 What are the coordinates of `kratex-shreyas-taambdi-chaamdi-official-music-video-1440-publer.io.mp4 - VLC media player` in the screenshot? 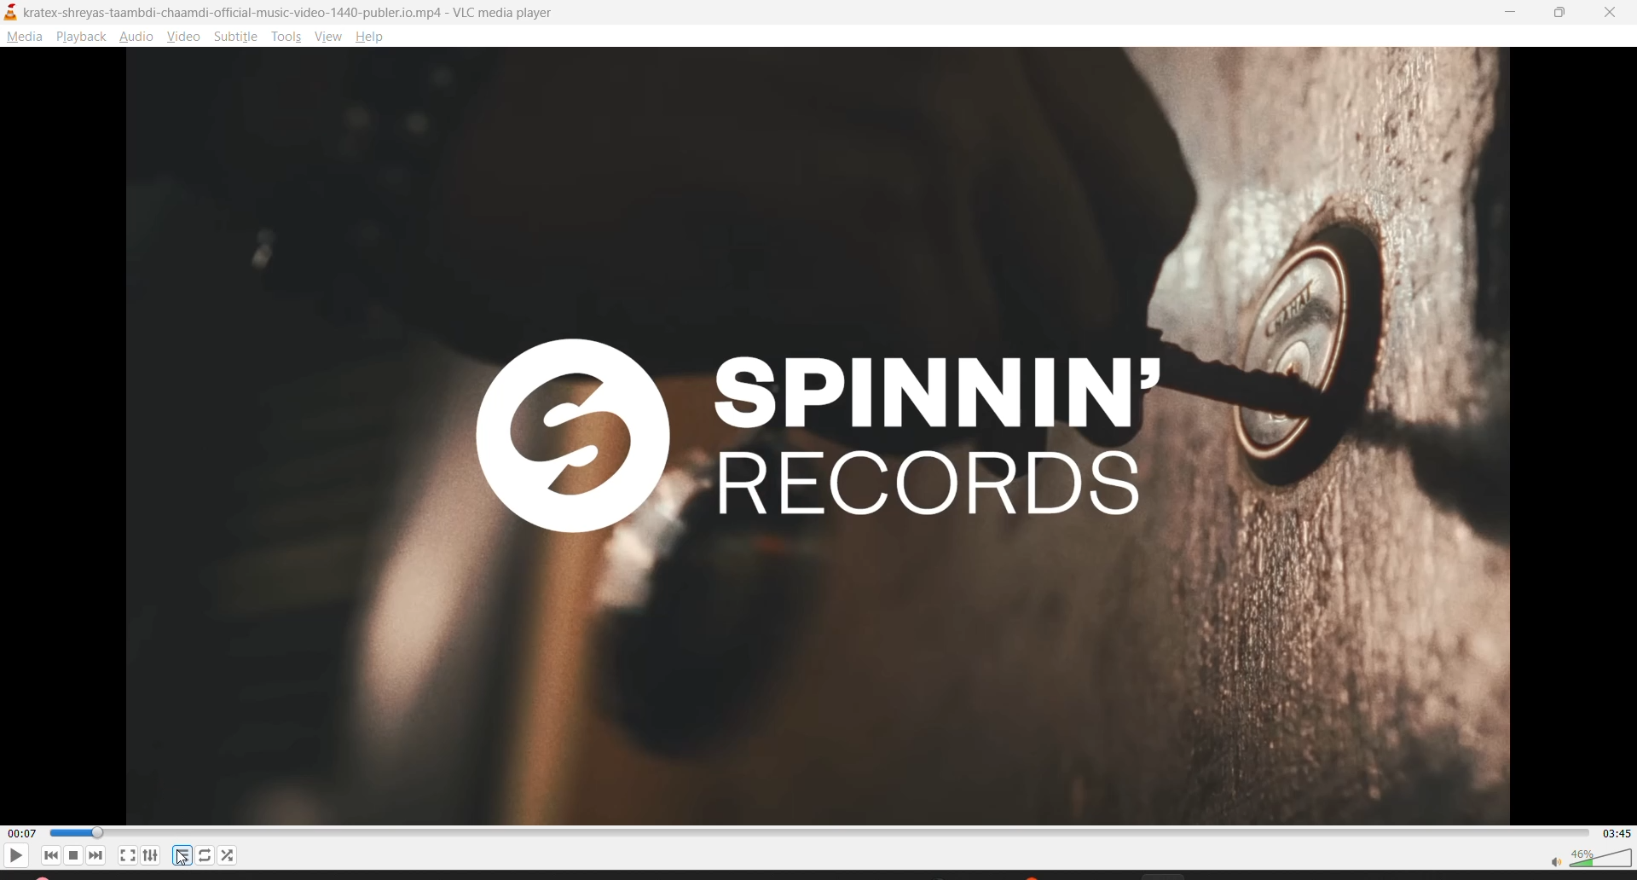 It's located at (283, 11).